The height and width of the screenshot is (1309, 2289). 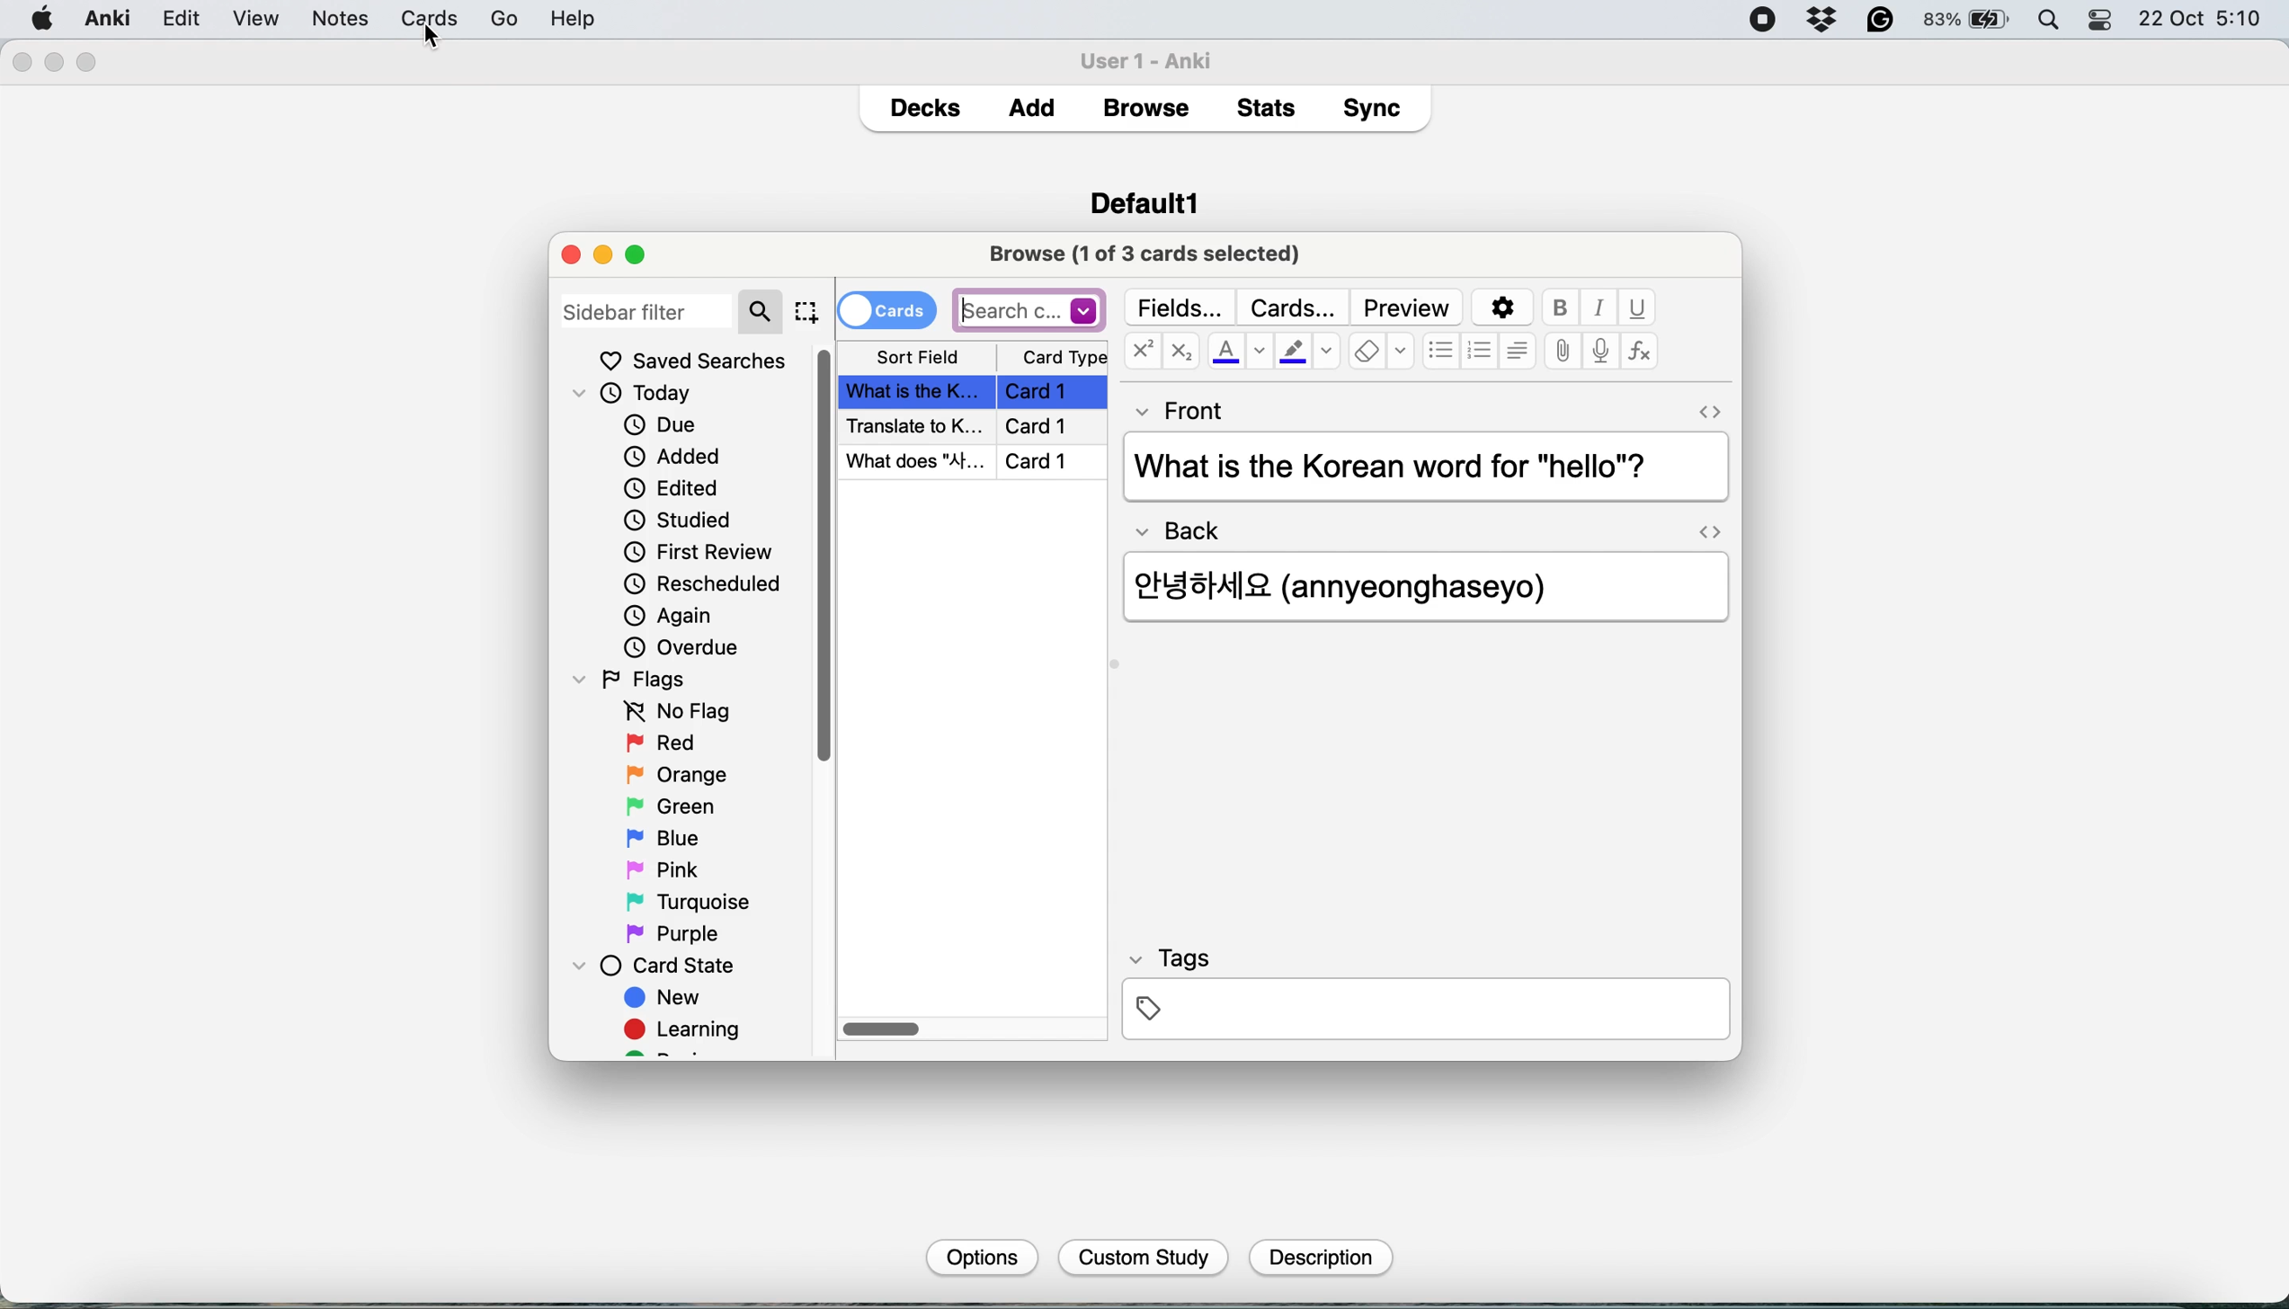 I want to click on search bar, so click(x=672, y=309).